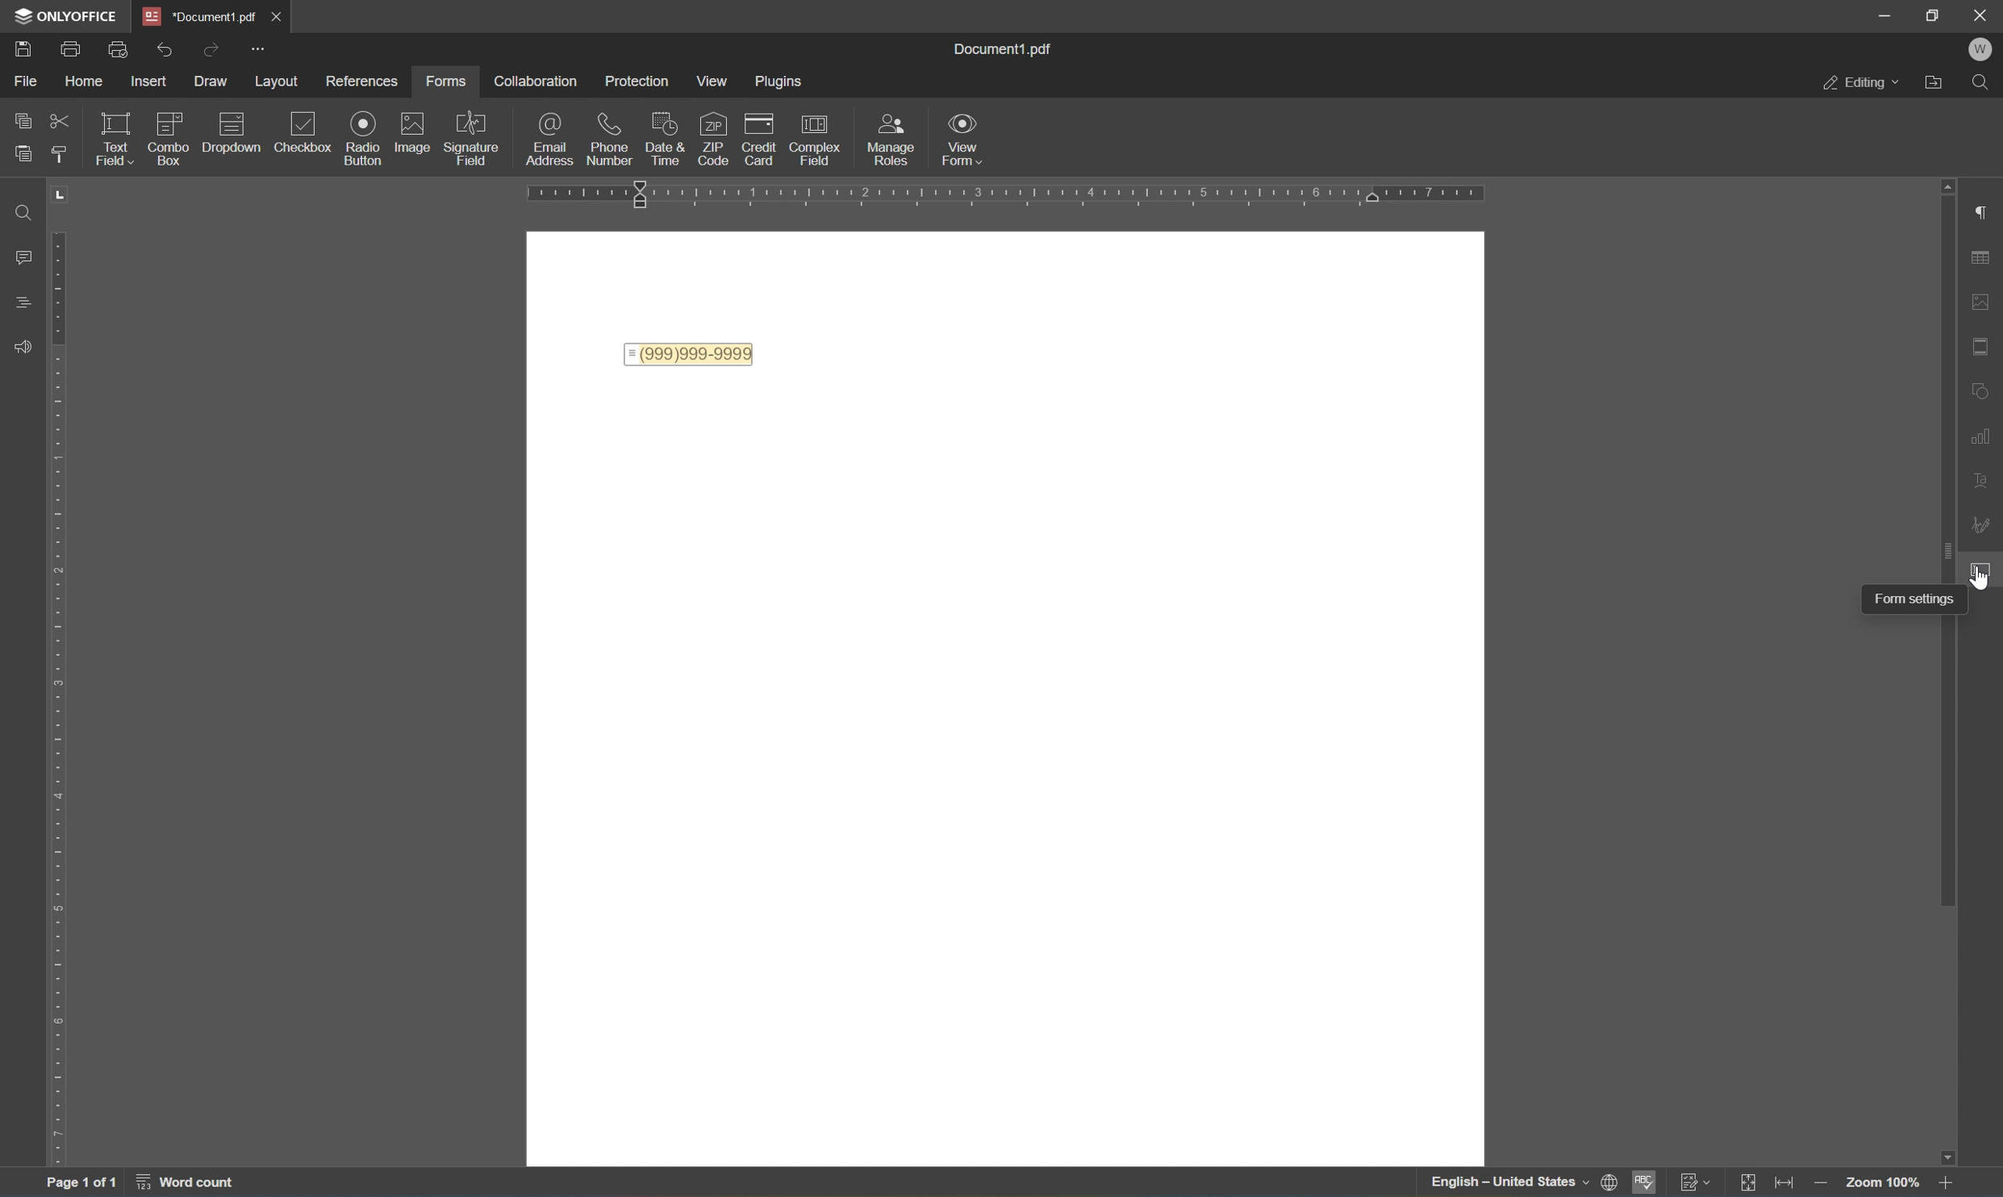 The width and height of the screenshot is (2003, 1197). What do you see at coordinates (147, 81) in the screenshot?
I see `insert` at bounding box center [147, 81].